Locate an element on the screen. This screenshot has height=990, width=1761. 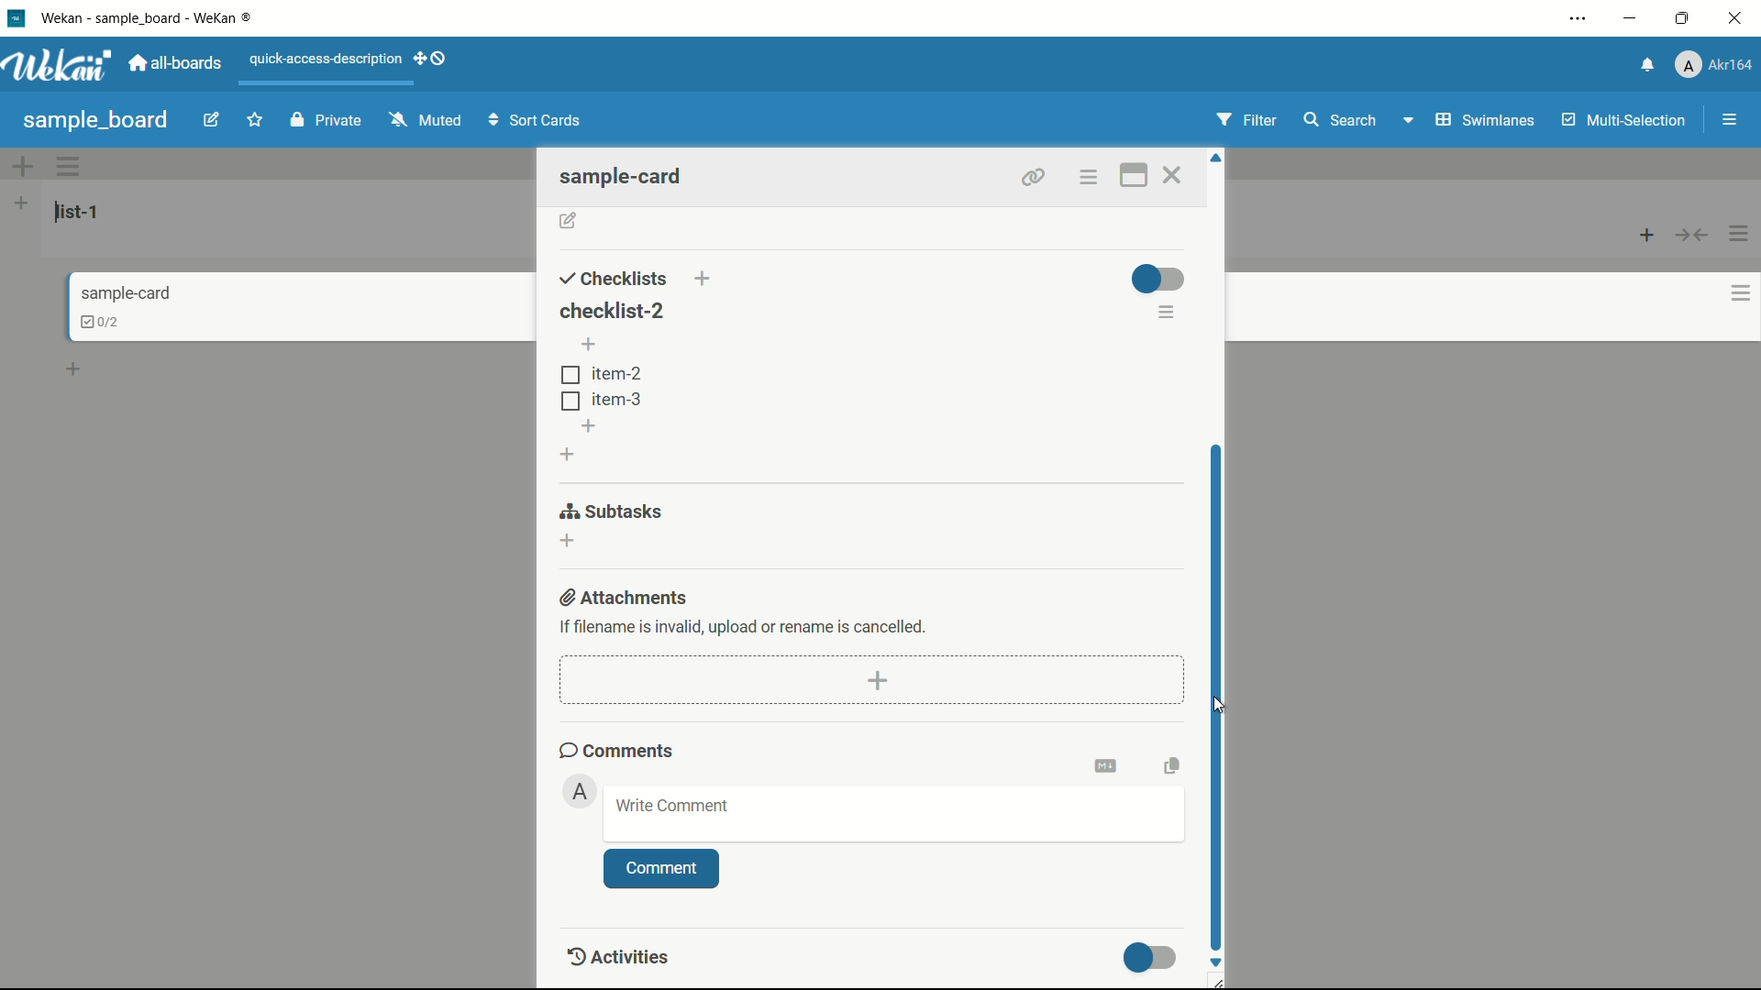
card actions is located at coordinates (1727, 294).